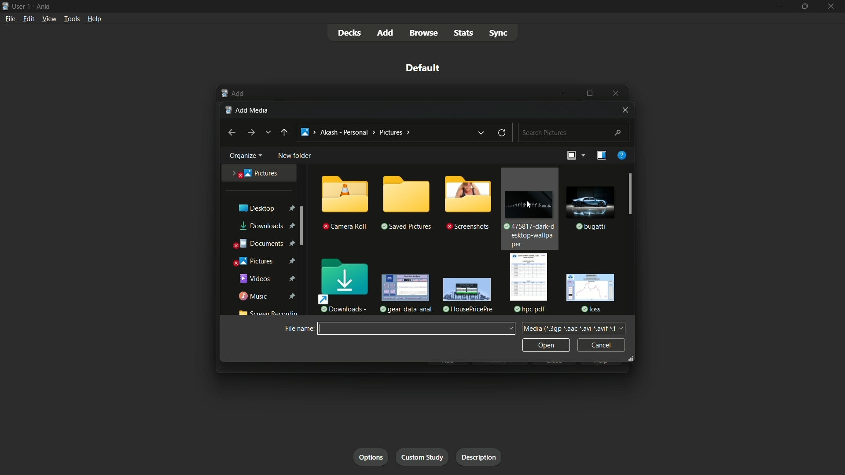  What do you see at coordinates (630, 194) in the screenshot?
I see `scroll bar` at bounding box center [630, 194].